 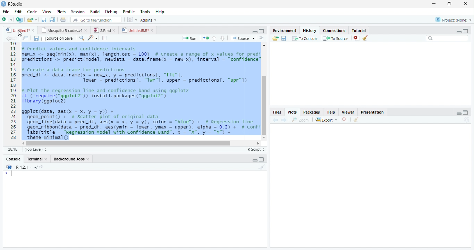 What do you see at coordinates (335, 39) in the screenshot?
I see `To Source` at bounding box center [335, 39].